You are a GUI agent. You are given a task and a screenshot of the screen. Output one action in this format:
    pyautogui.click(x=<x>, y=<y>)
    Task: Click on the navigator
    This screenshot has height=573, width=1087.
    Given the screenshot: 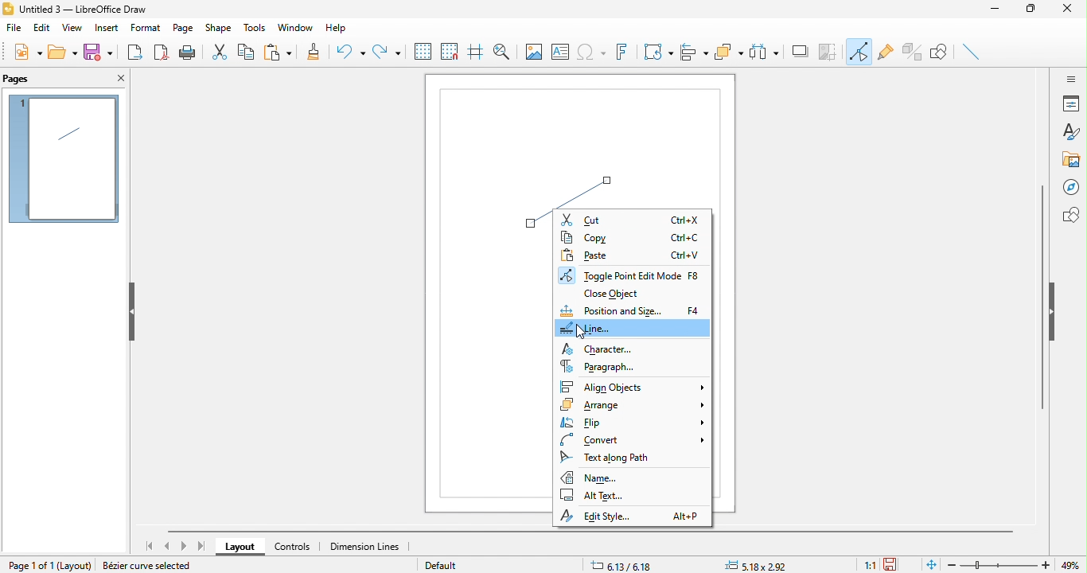 What is the action you would take?
    pyautogui.click(x=1070, y=187)
    